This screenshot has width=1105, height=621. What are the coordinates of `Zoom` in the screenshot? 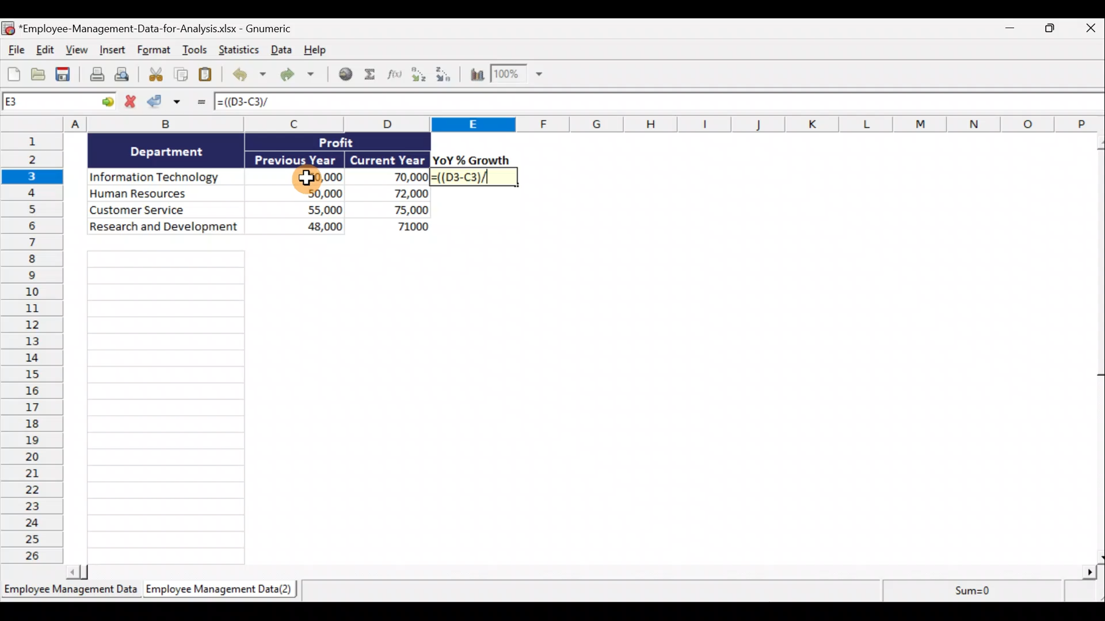 It's located at (516, 75).